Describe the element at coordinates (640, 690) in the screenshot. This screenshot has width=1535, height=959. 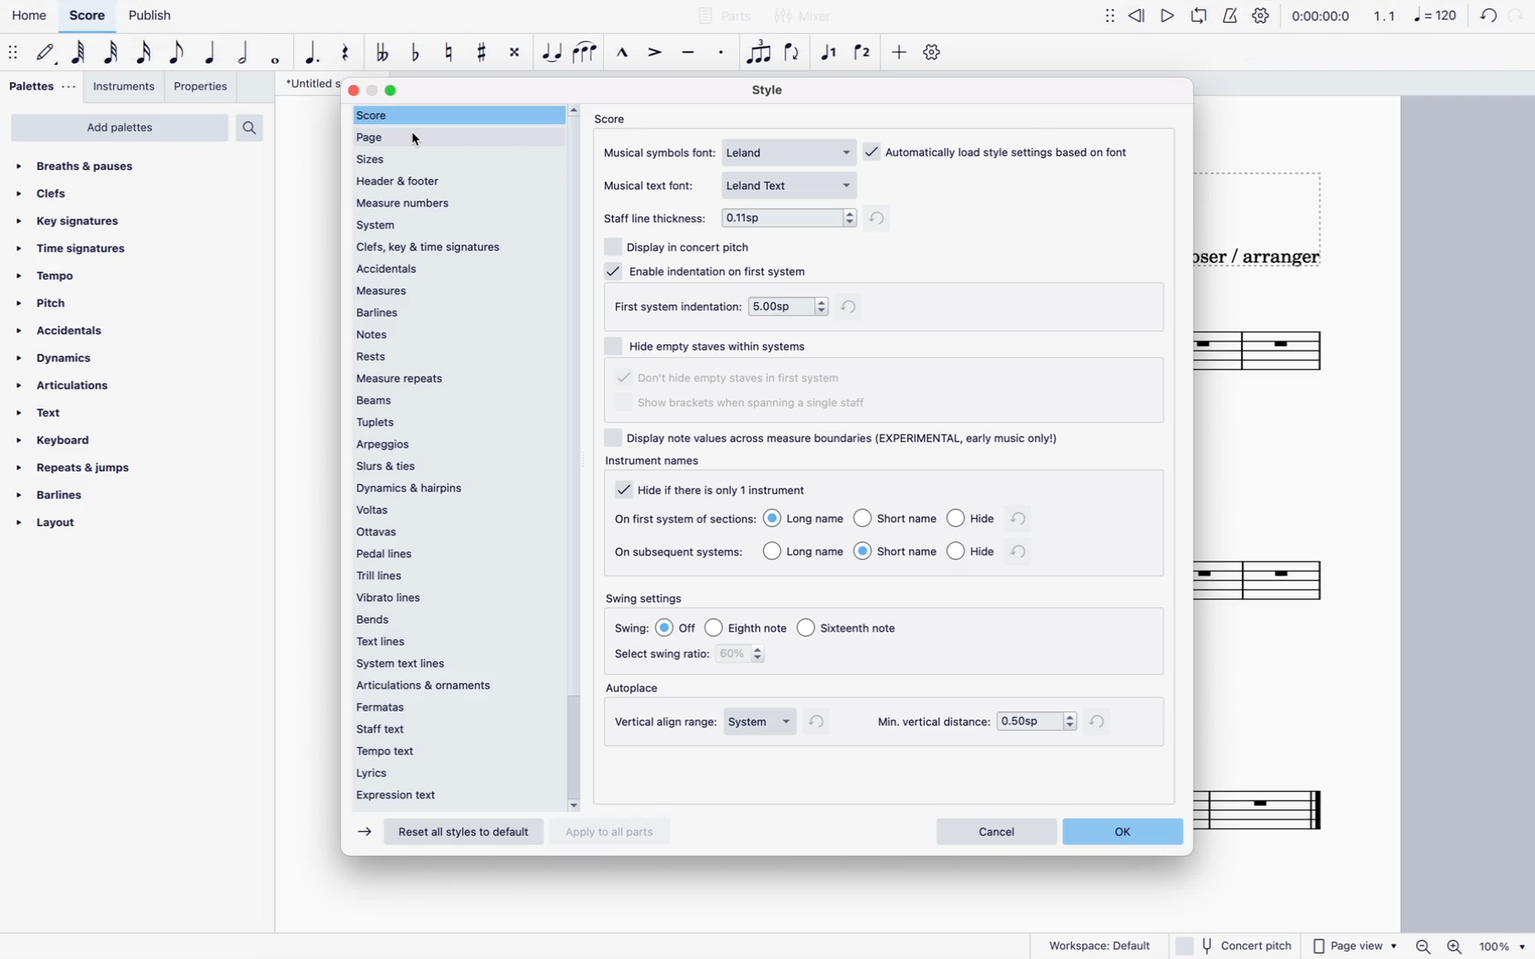
I see `autoplace` at that location.